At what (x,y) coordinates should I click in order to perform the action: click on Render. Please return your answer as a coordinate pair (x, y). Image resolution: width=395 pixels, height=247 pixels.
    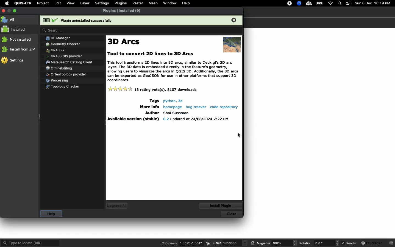
    Looking at the image, I should click on (368, 244).